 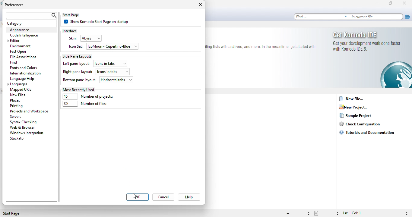 What do you see at coordinates (22, 24) in the screenshot?
I see `category` at bounding box center [22, 24].